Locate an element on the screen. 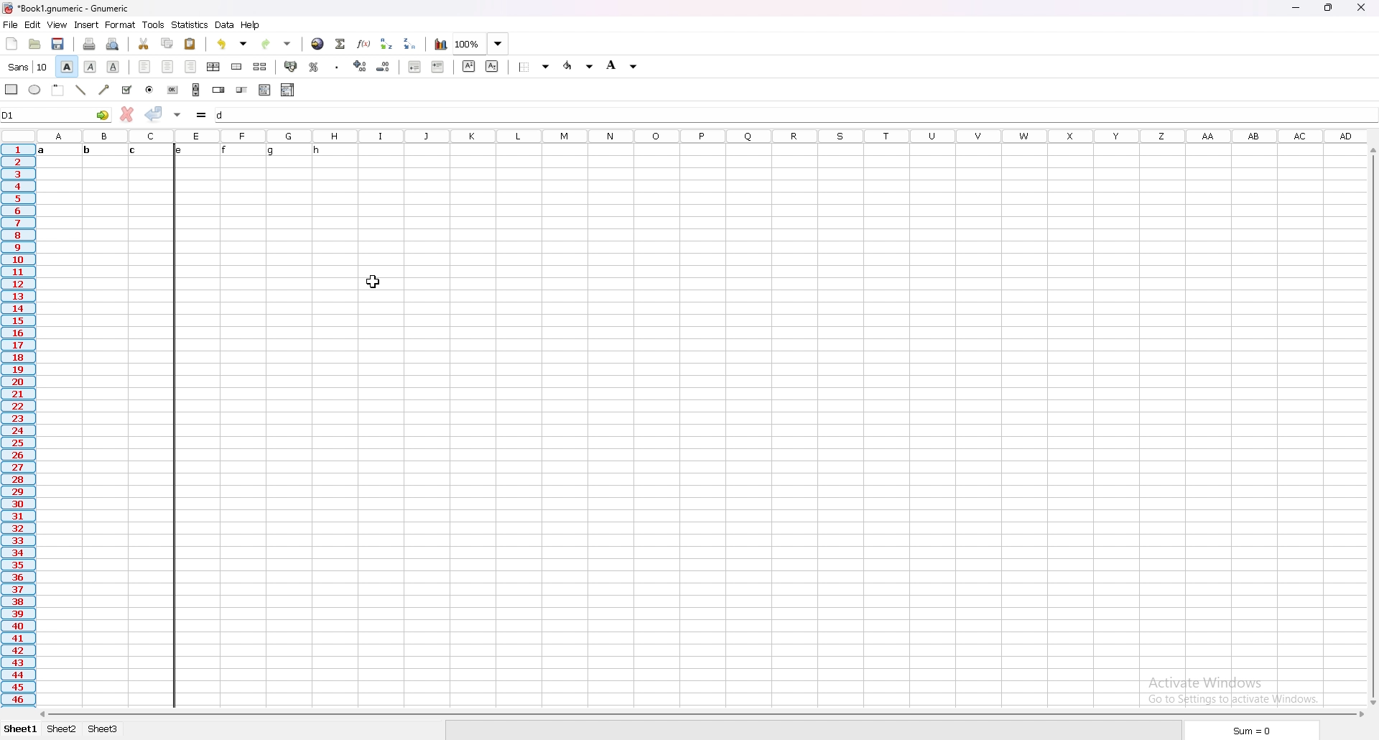 The width and height of the screenshot is (1379, 740). line is located at coordinates (82, 90).